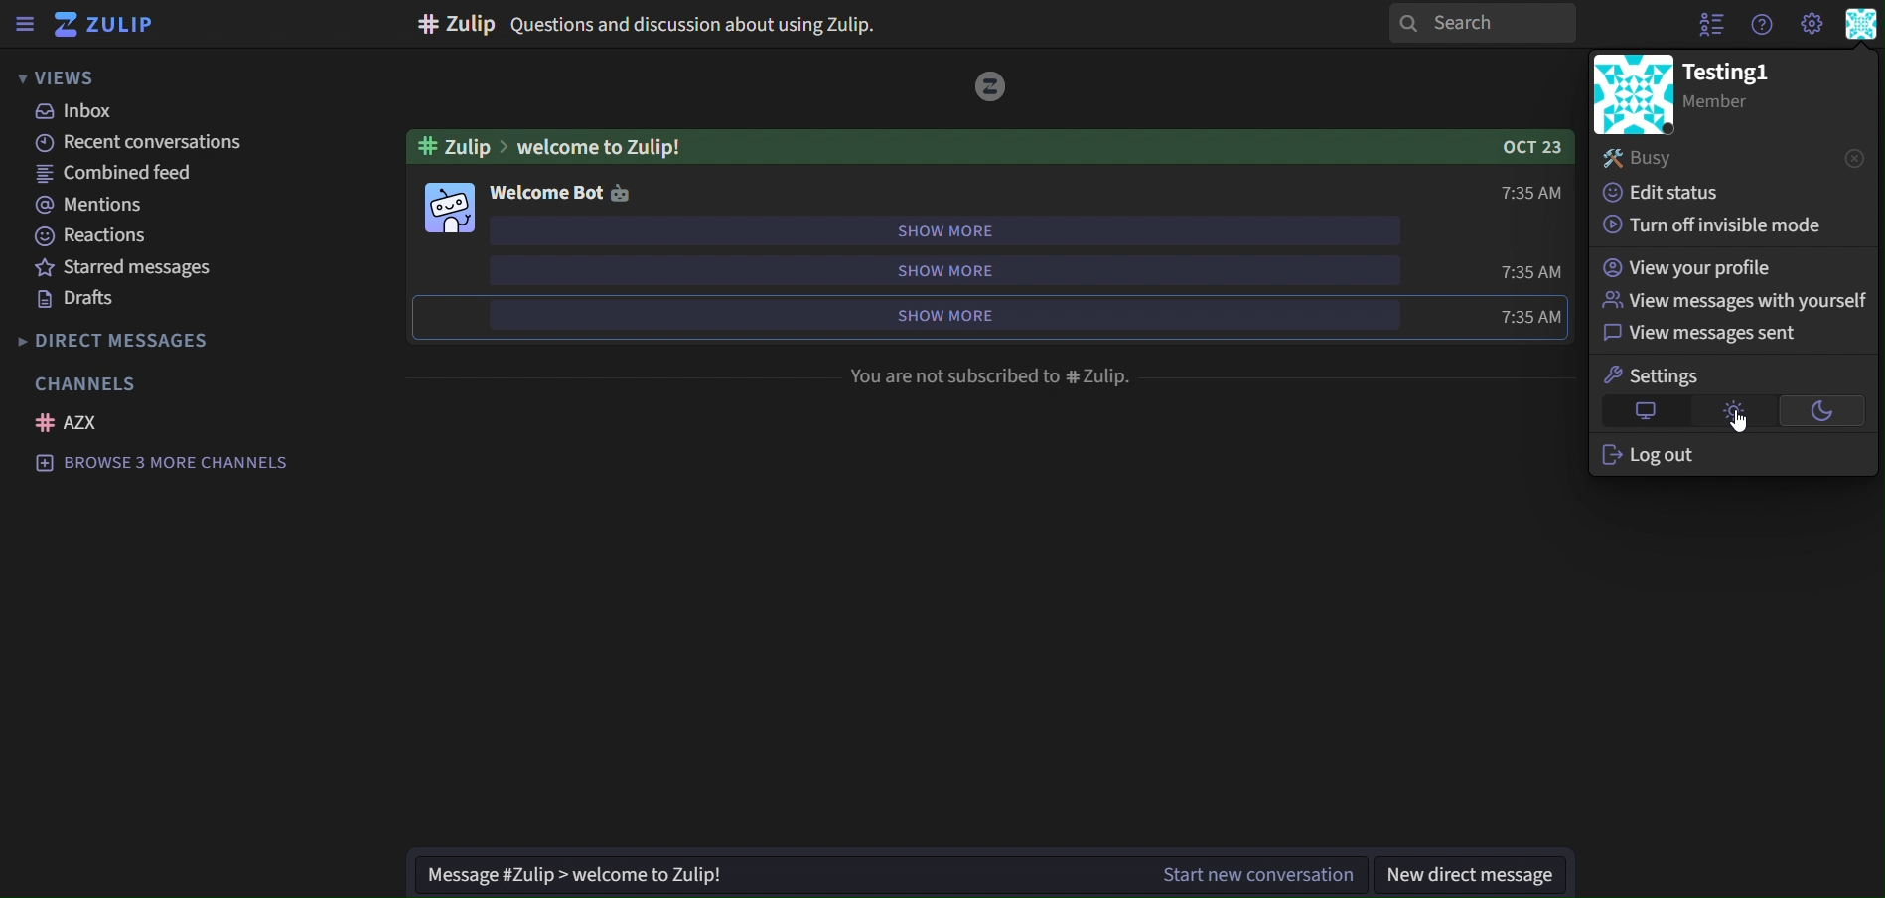 Image resolution: width=1885 pixels, height=898 pixels. What do you see at coordinates (1706, 24) in the screenshot?
I see `hide user list` at bounding box center [1706, 24].